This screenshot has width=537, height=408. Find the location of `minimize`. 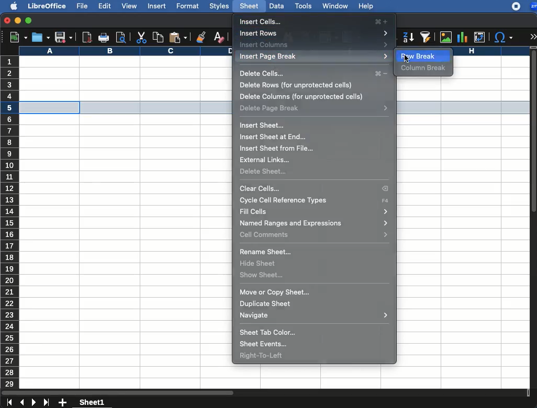

minimize is located at coordinates (17, 20).